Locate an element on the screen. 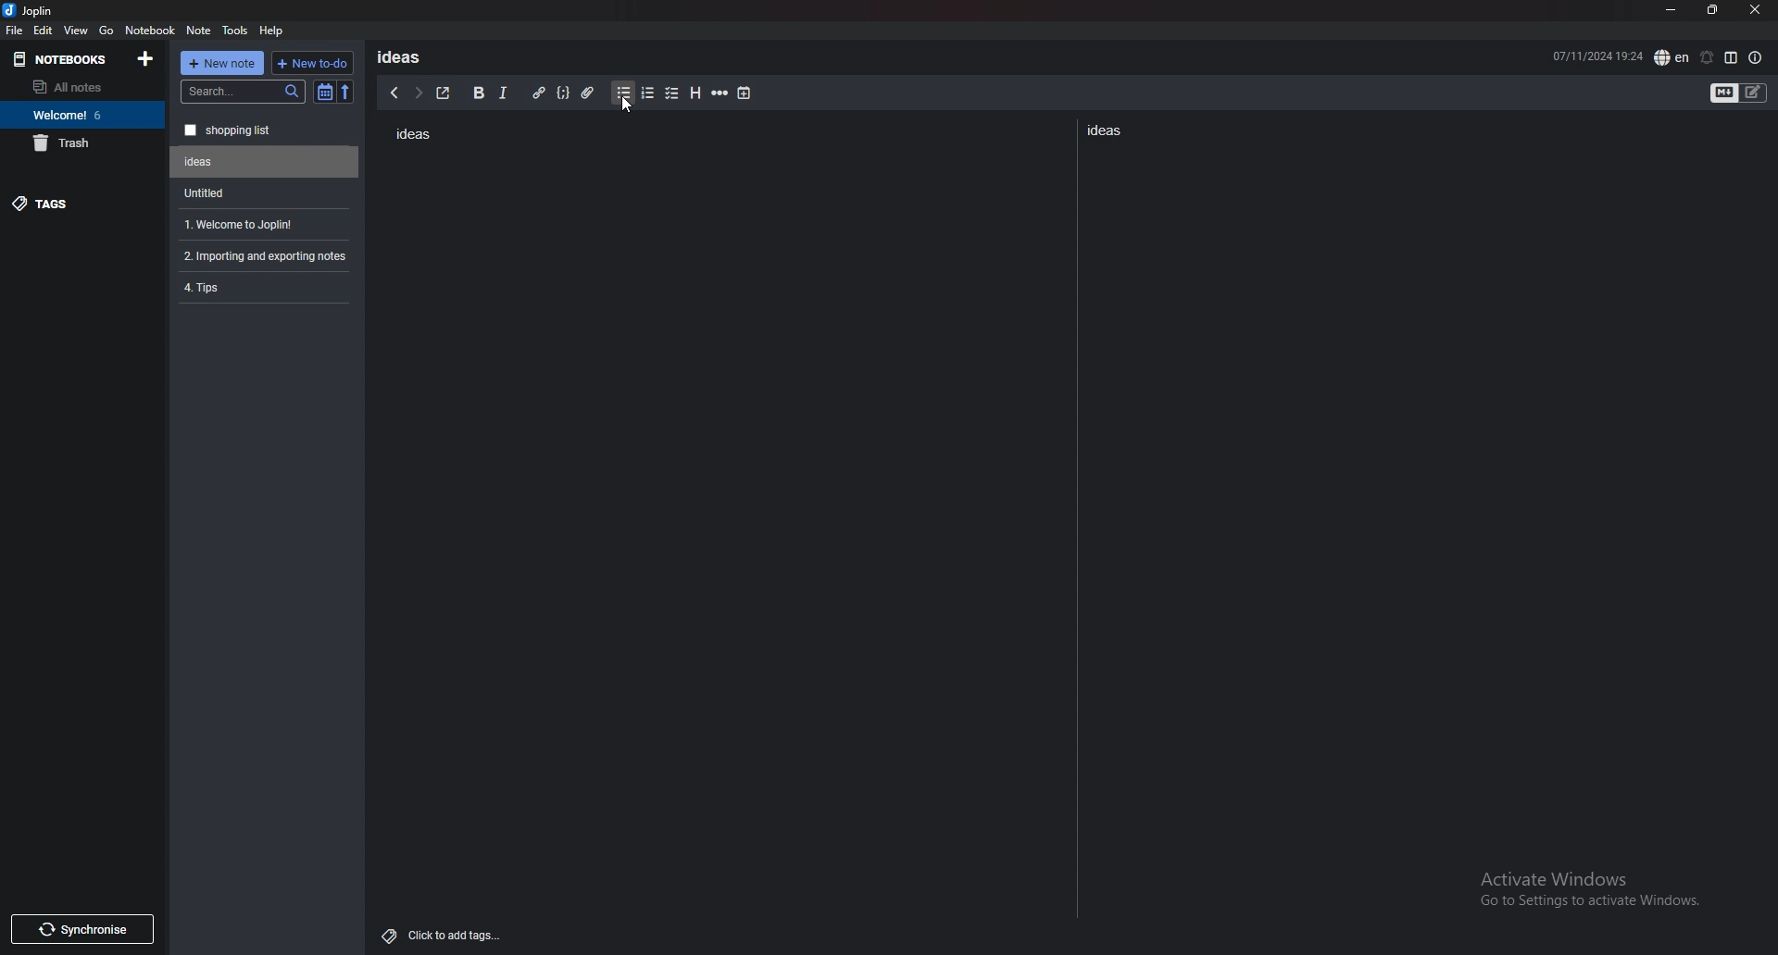  Joplin is located at coordinates (43, 10).